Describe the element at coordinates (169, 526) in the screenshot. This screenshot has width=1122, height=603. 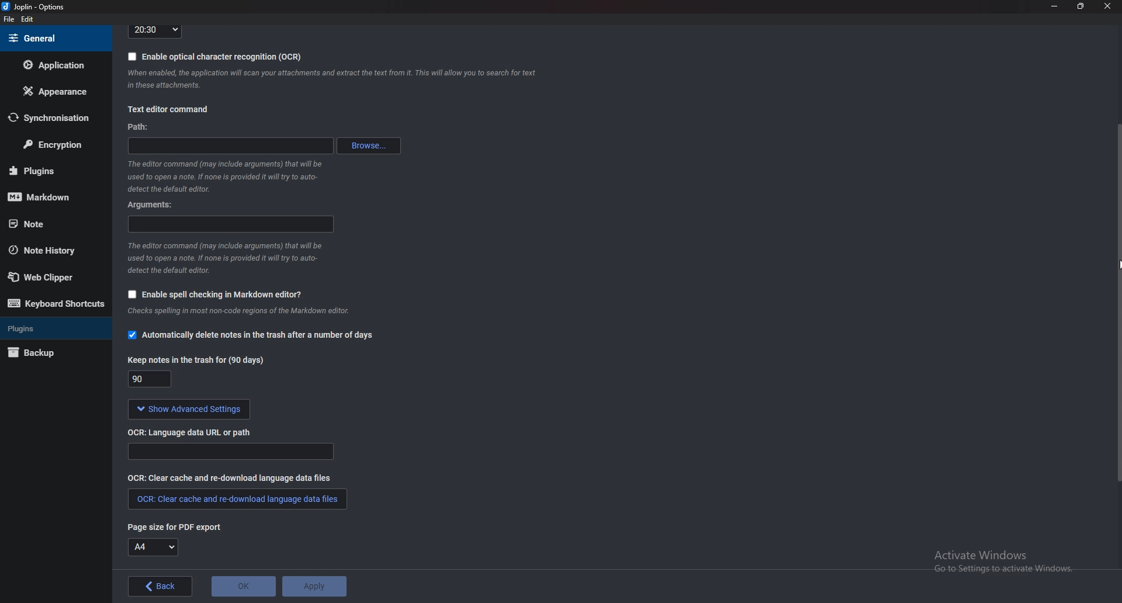
I see `Page size for P D F export` at that location.